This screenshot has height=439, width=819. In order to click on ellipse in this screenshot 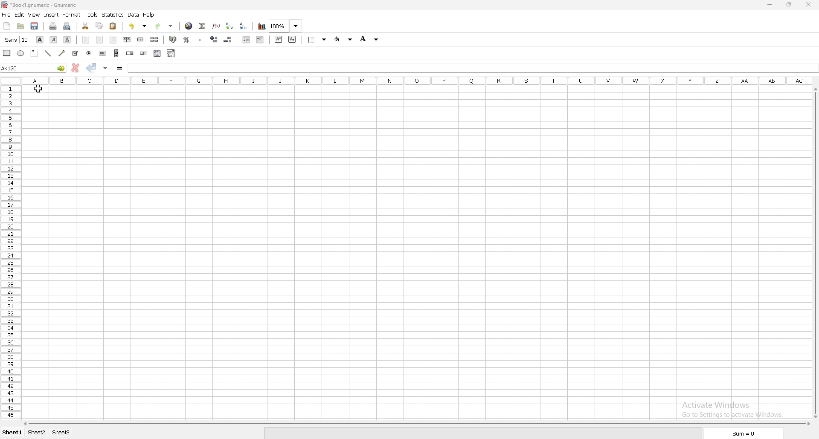, I will do `click(20, 53)`.